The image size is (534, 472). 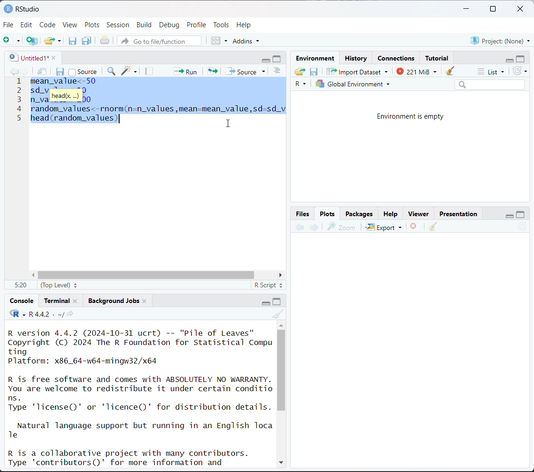 What do you see at coordinates (184, 71) in the screenshot?
I see `run` at bounding box center [184, 71].